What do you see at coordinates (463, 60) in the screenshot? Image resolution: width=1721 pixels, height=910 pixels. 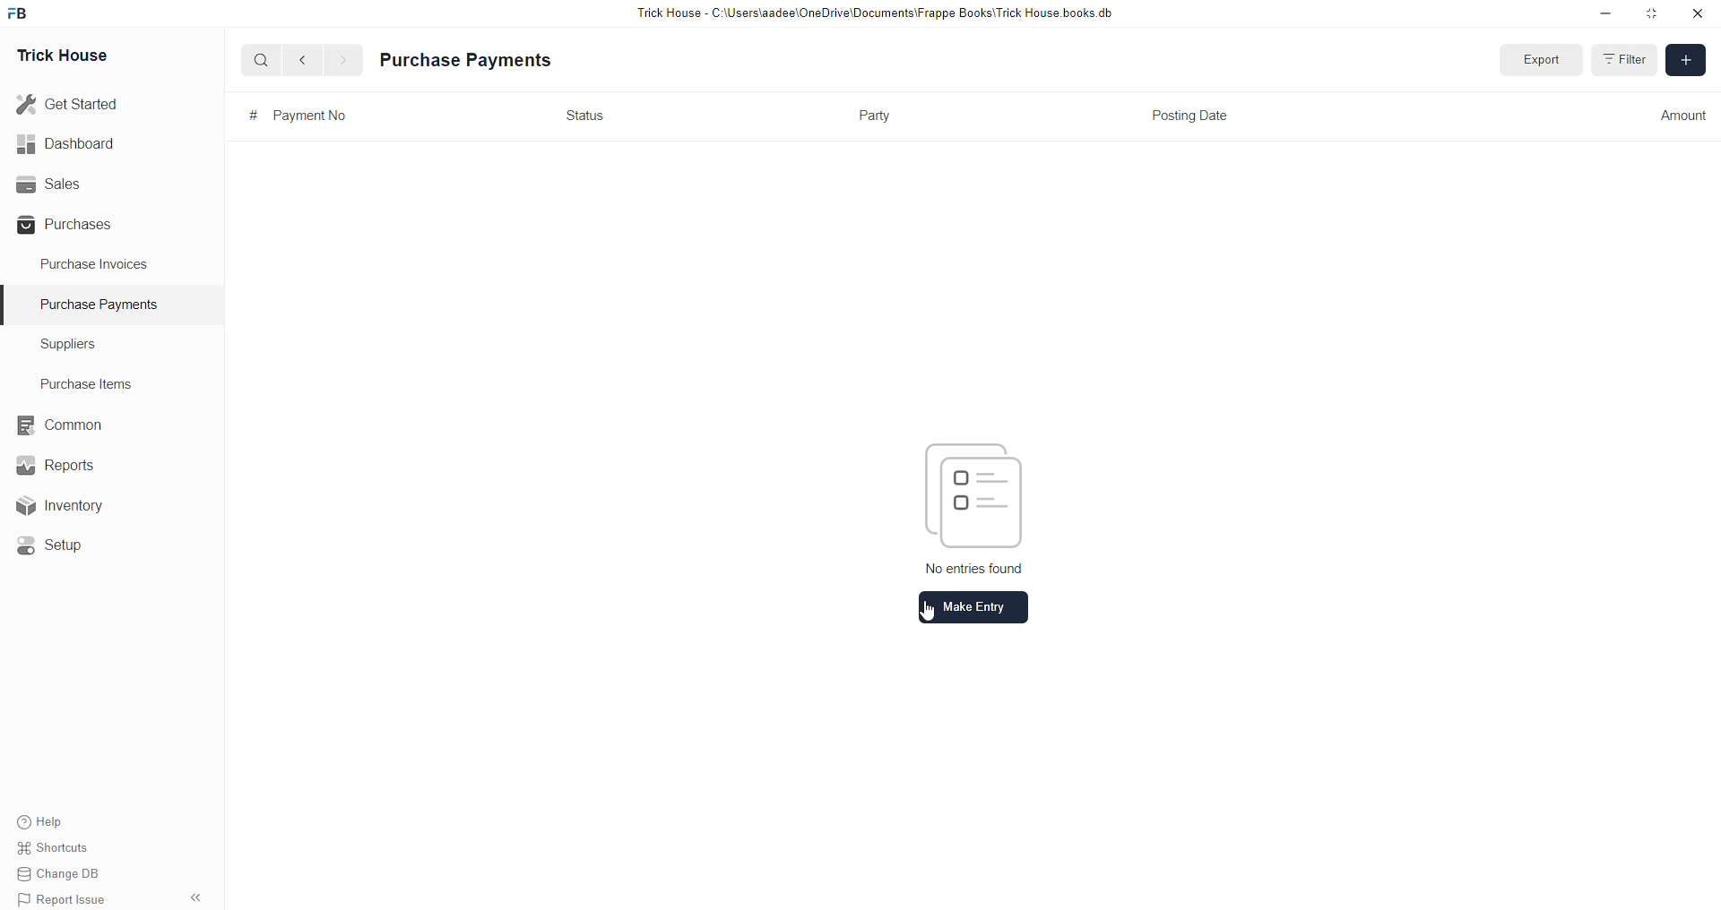 I see `Purchase Invoice` at bounding box center [463, 60].